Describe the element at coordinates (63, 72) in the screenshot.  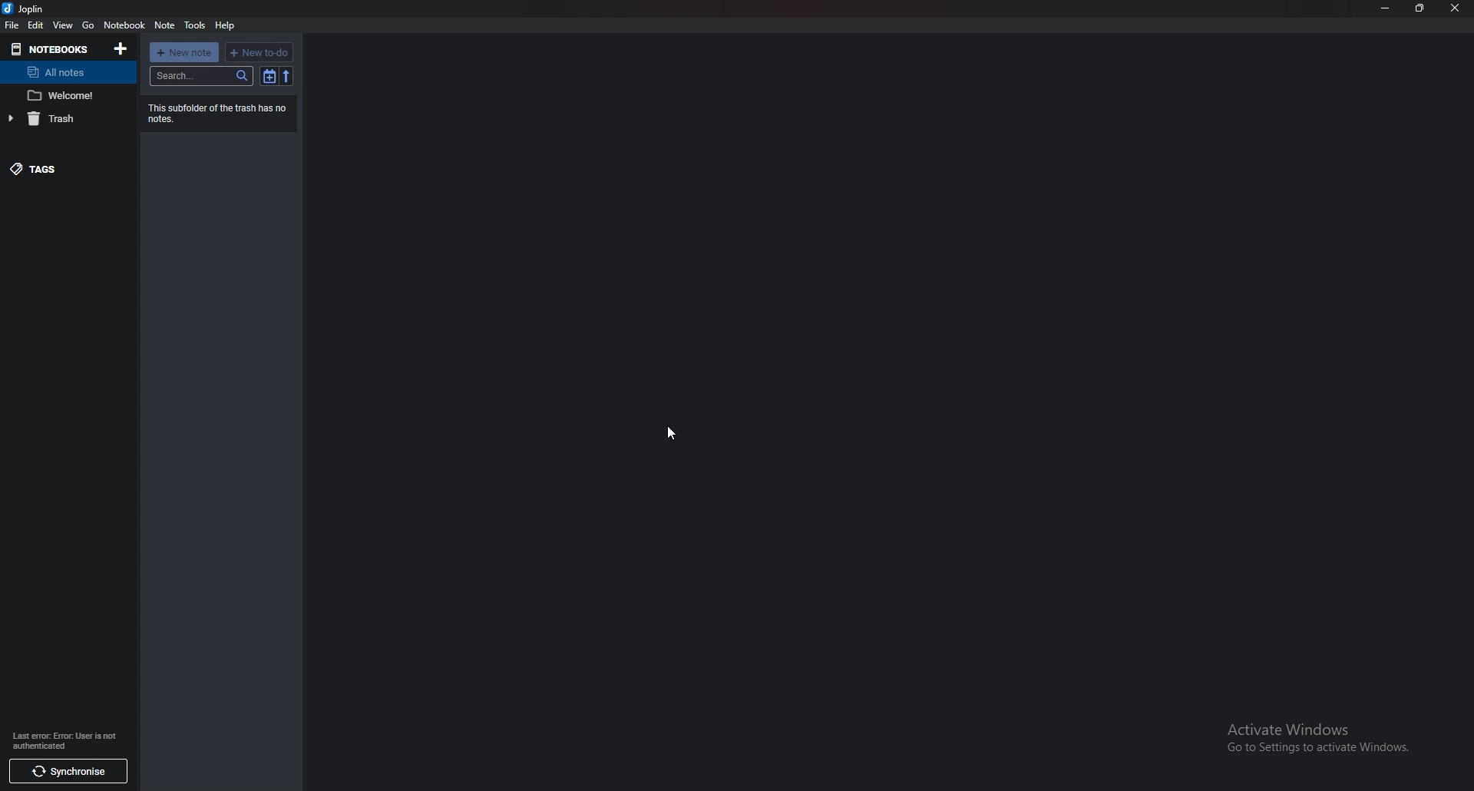
I see `all notes` at that location.